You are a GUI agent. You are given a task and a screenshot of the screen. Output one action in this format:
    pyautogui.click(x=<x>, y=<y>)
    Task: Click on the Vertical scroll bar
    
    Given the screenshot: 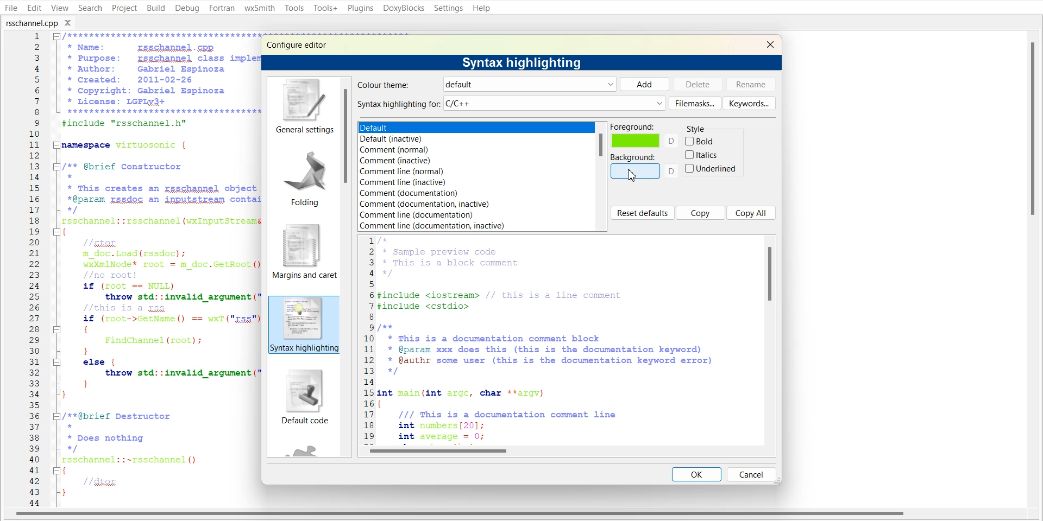 What is the action you would take?
    pyautogui.click(x=601, y=176)
    